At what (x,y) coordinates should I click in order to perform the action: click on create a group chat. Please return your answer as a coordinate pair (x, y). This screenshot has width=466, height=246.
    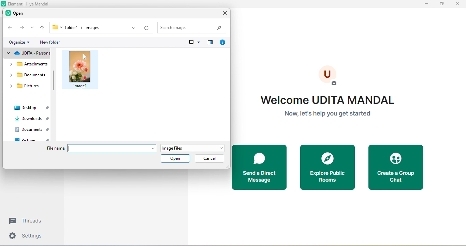
    Looking at the image, I should click on (398, 167).